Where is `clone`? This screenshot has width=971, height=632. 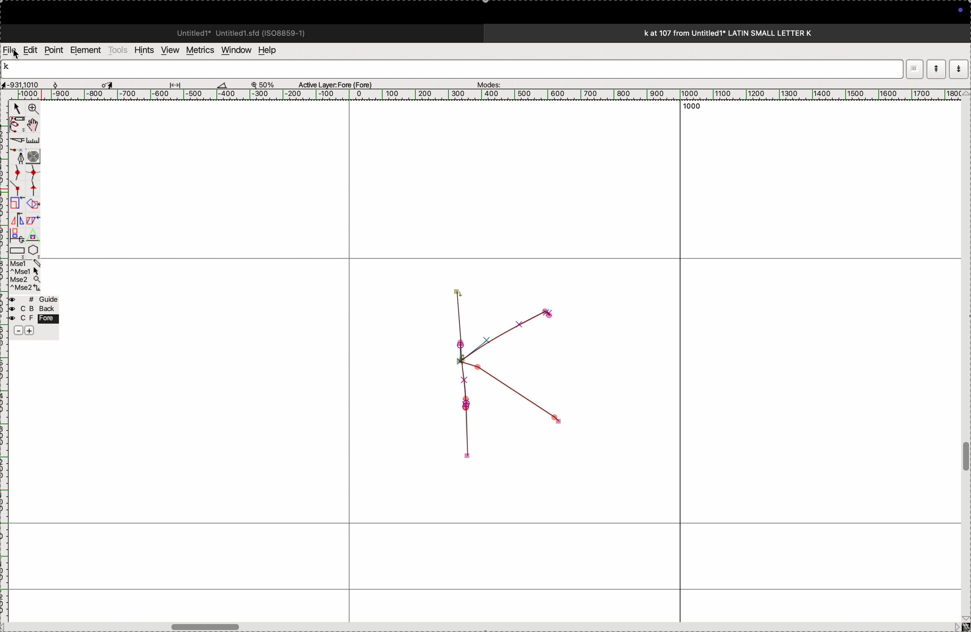
clone is located at coordinates (16, 204).